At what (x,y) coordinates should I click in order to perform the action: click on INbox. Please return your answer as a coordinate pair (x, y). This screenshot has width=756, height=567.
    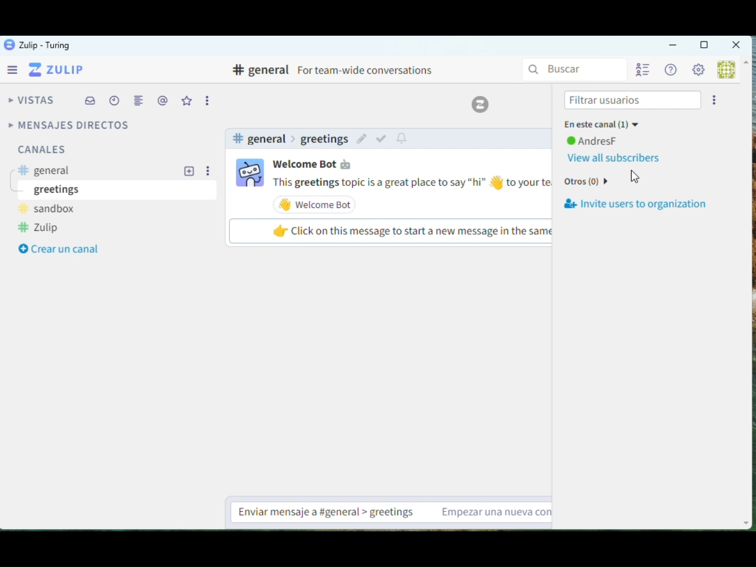
    Looking at the image, I should click on (90, 100).